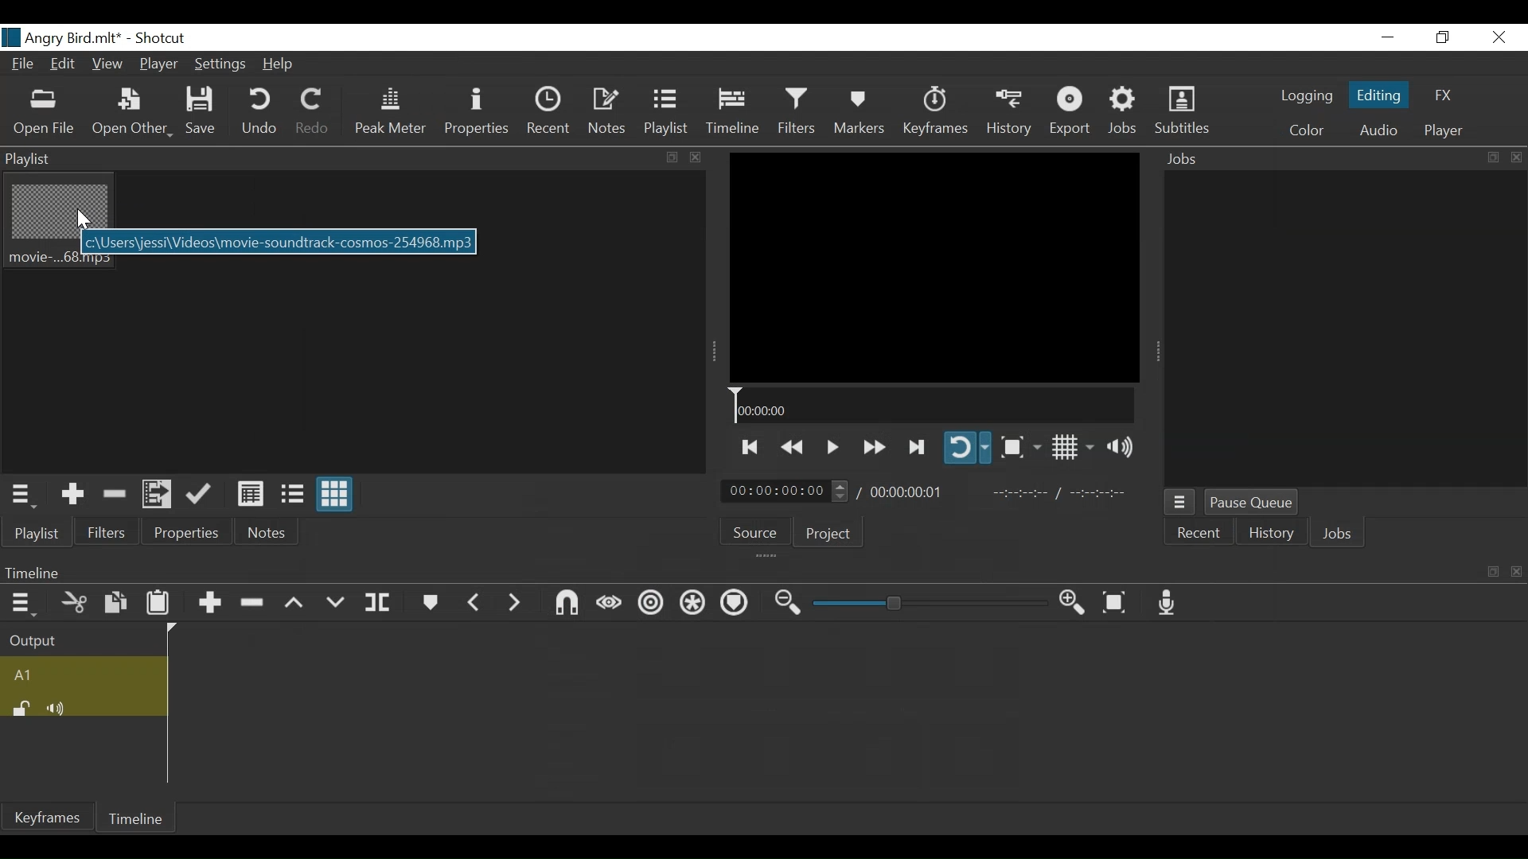 The width and height of the screenshot is (1528, 859). Describe the element at coordinates (20, 602) in the screenshot. I see `Timeline menu` at that location.